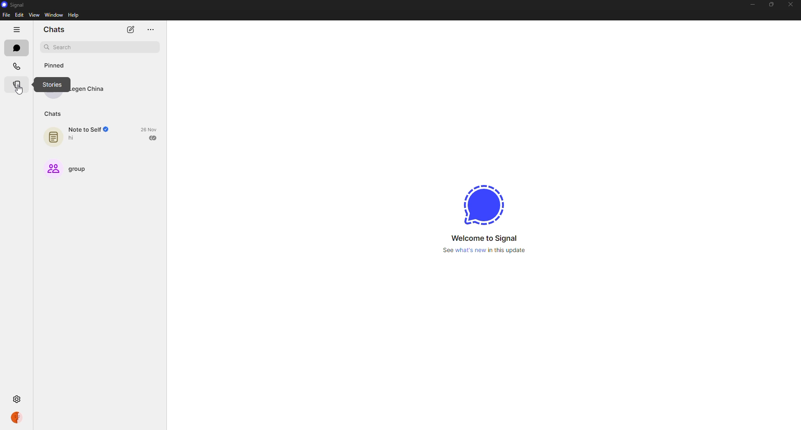  I want to click on help, so click(75, 15).